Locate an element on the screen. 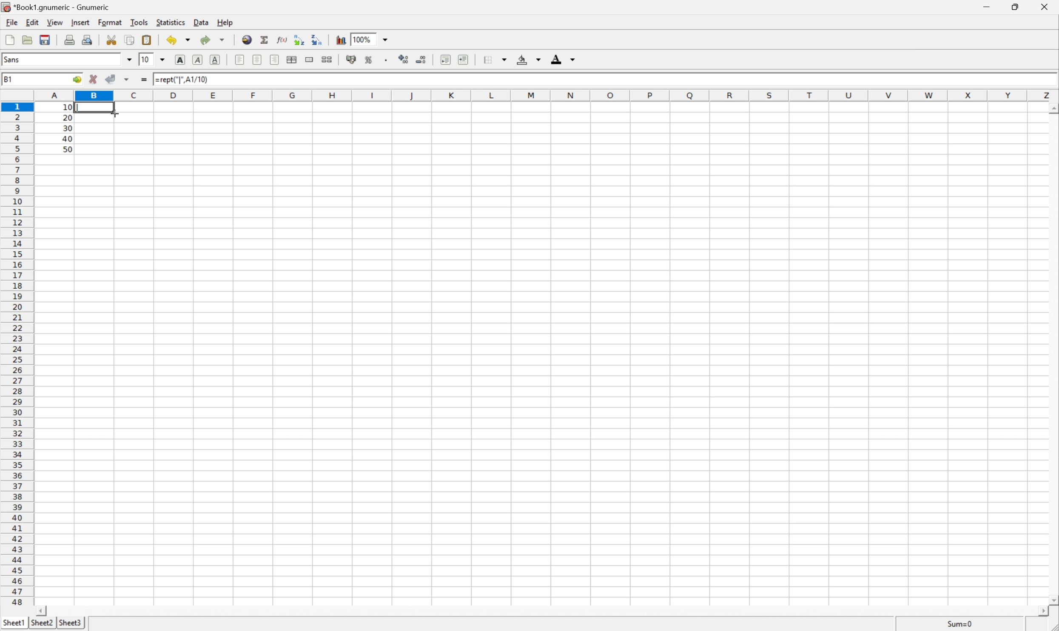 This screenshot has height=631, width=1059. Drop Down is located at coordinates (386, 38).